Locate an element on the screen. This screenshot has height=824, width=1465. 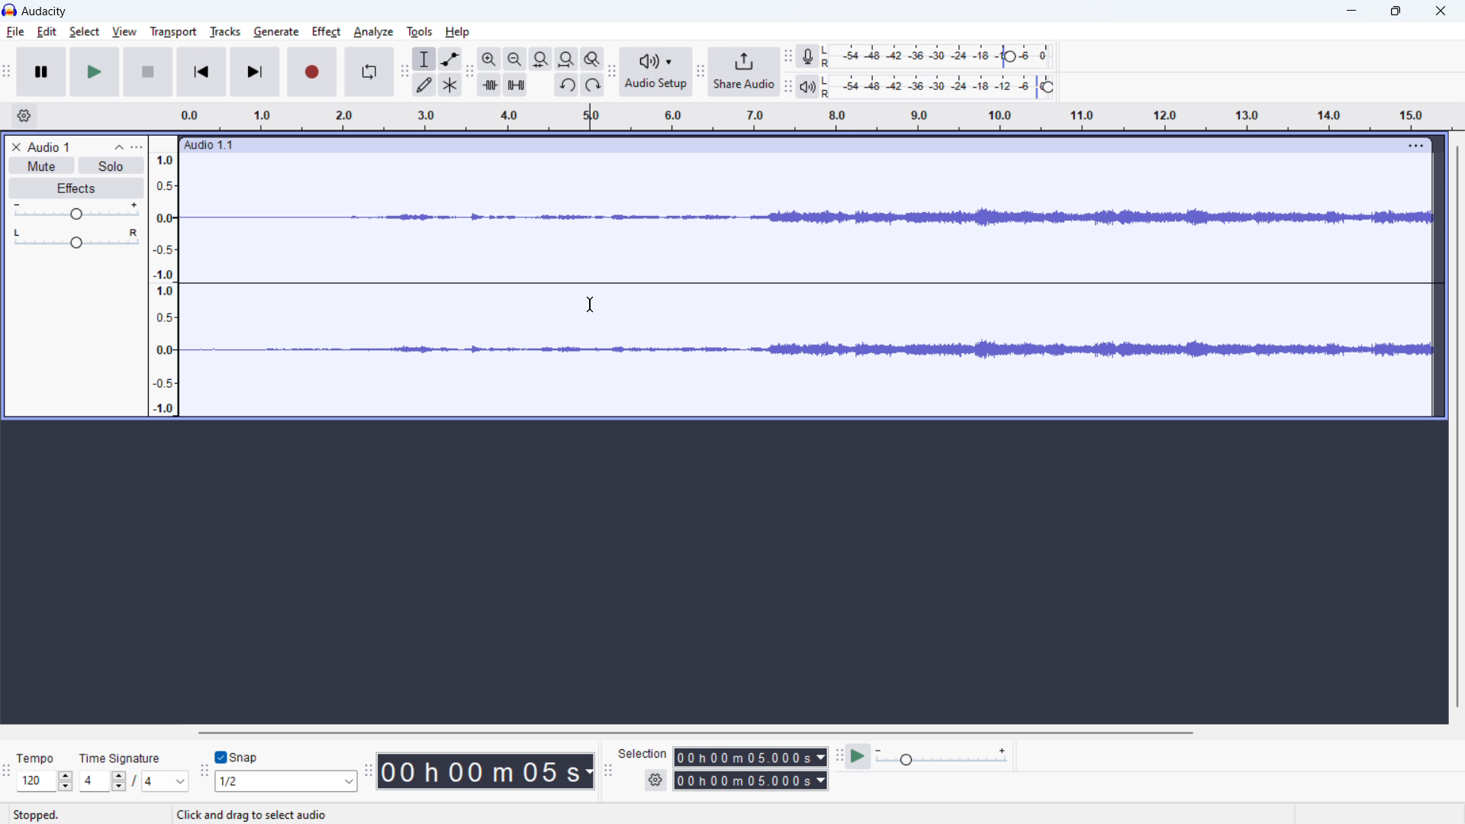
select is located at coordinates (84, 31).